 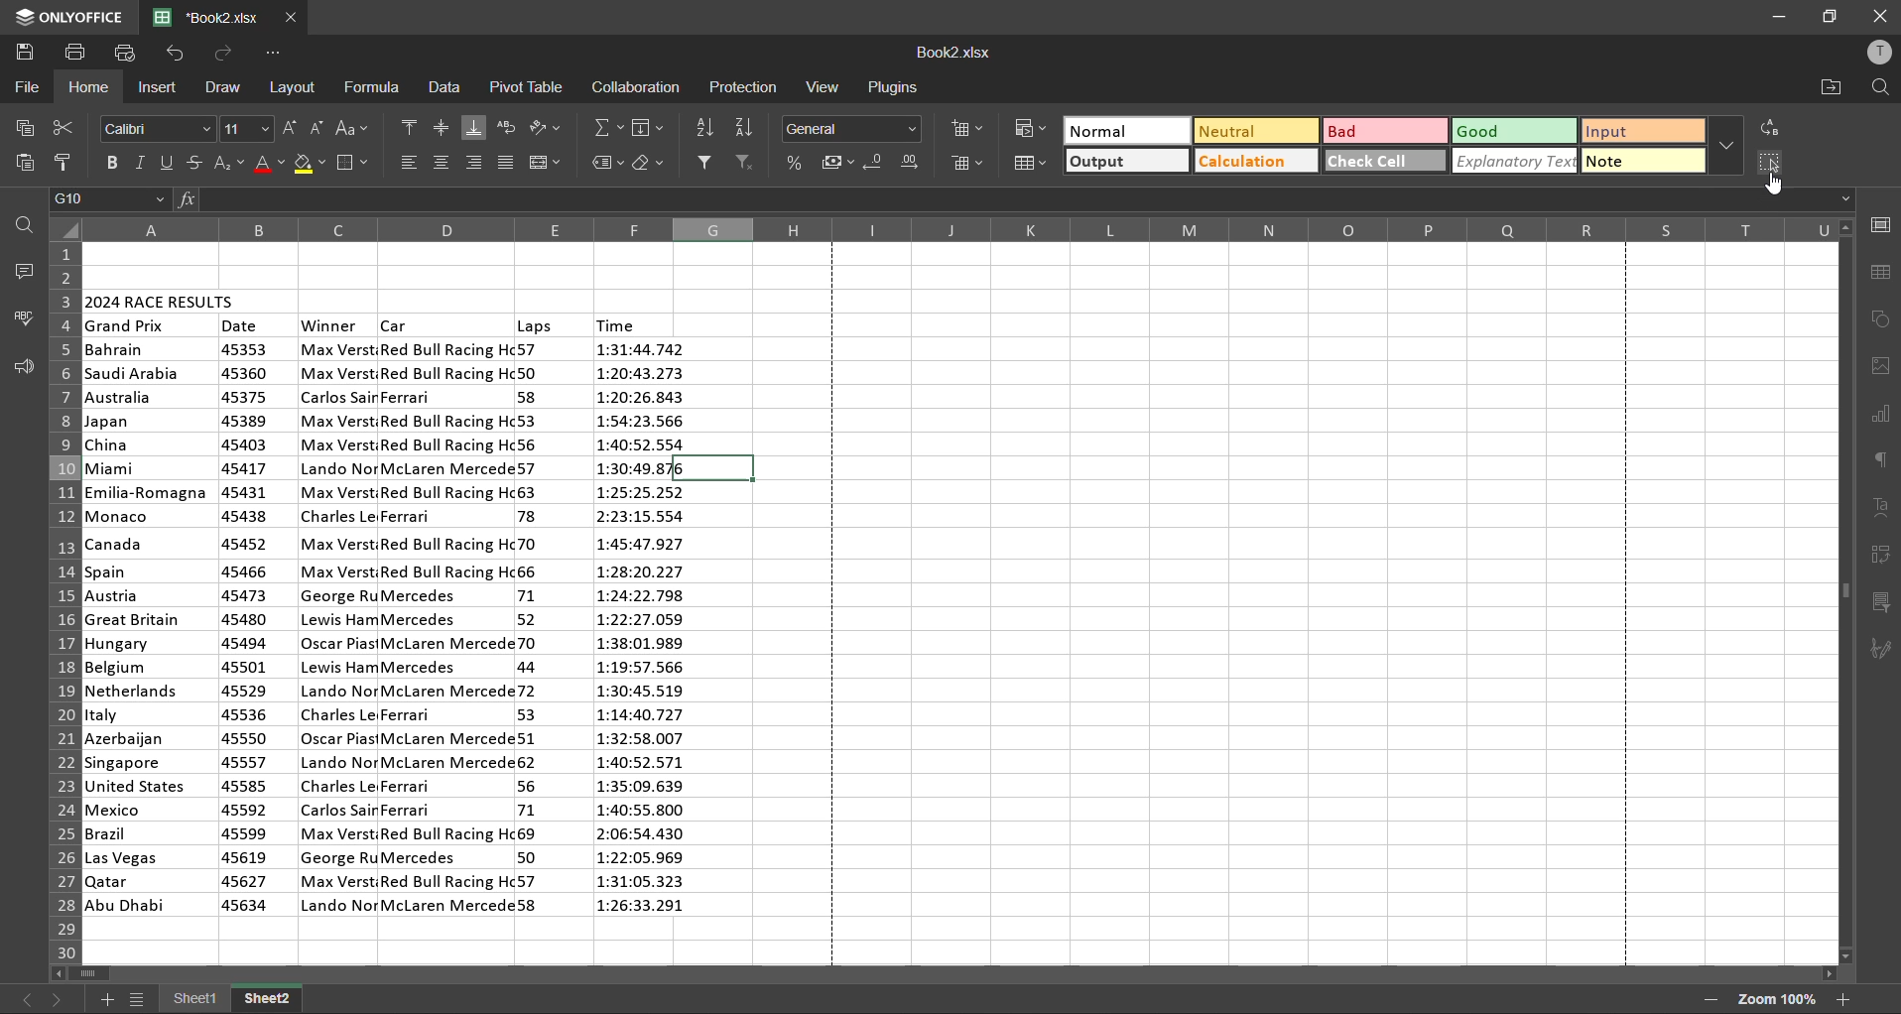 I want to click on bad, so click(x=1382, y=133).